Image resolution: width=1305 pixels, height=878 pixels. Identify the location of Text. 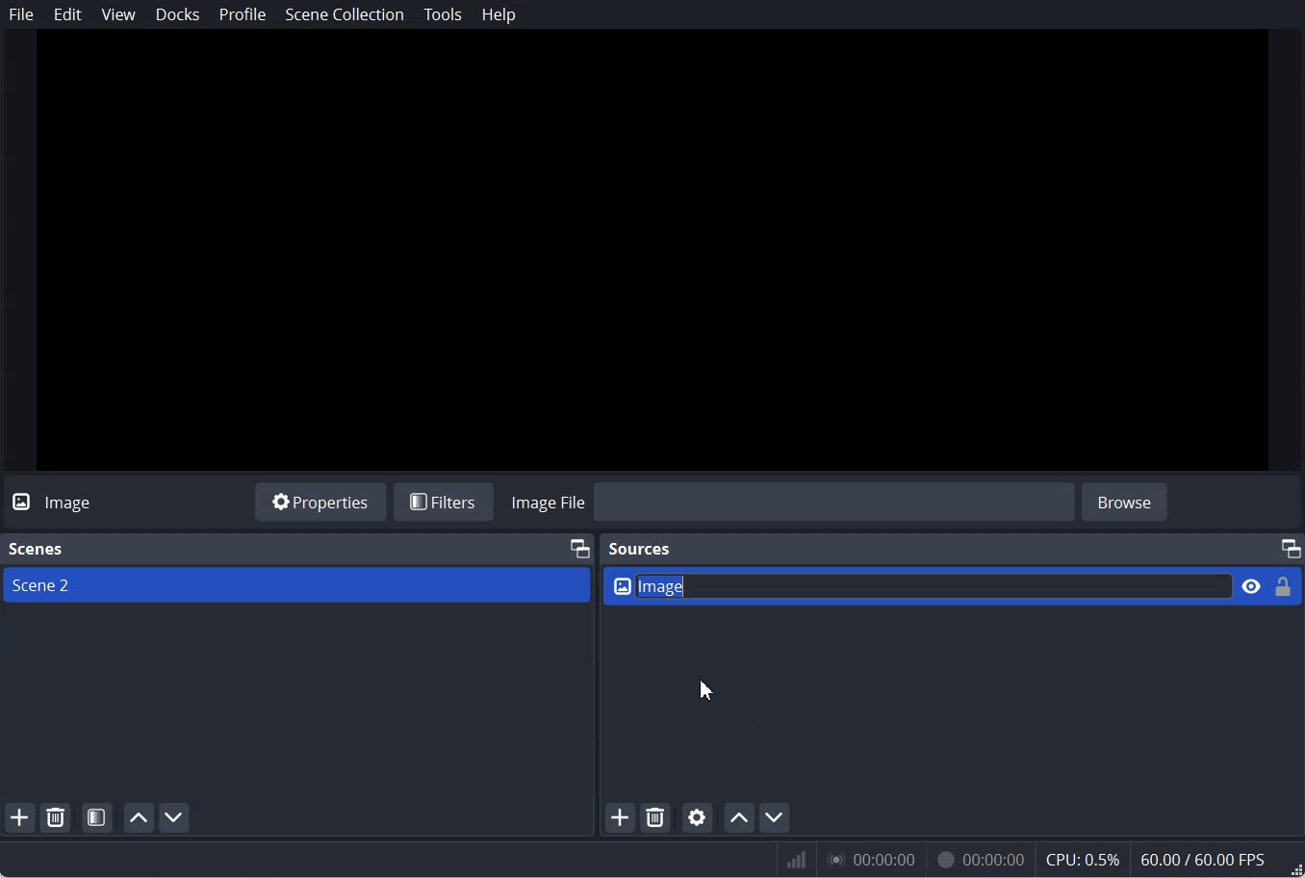
(83, 502).